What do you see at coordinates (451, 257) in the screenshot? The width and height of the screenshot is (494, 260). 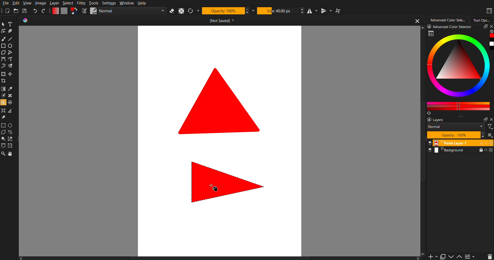 I see `Down` at bounding box center [451, 257].